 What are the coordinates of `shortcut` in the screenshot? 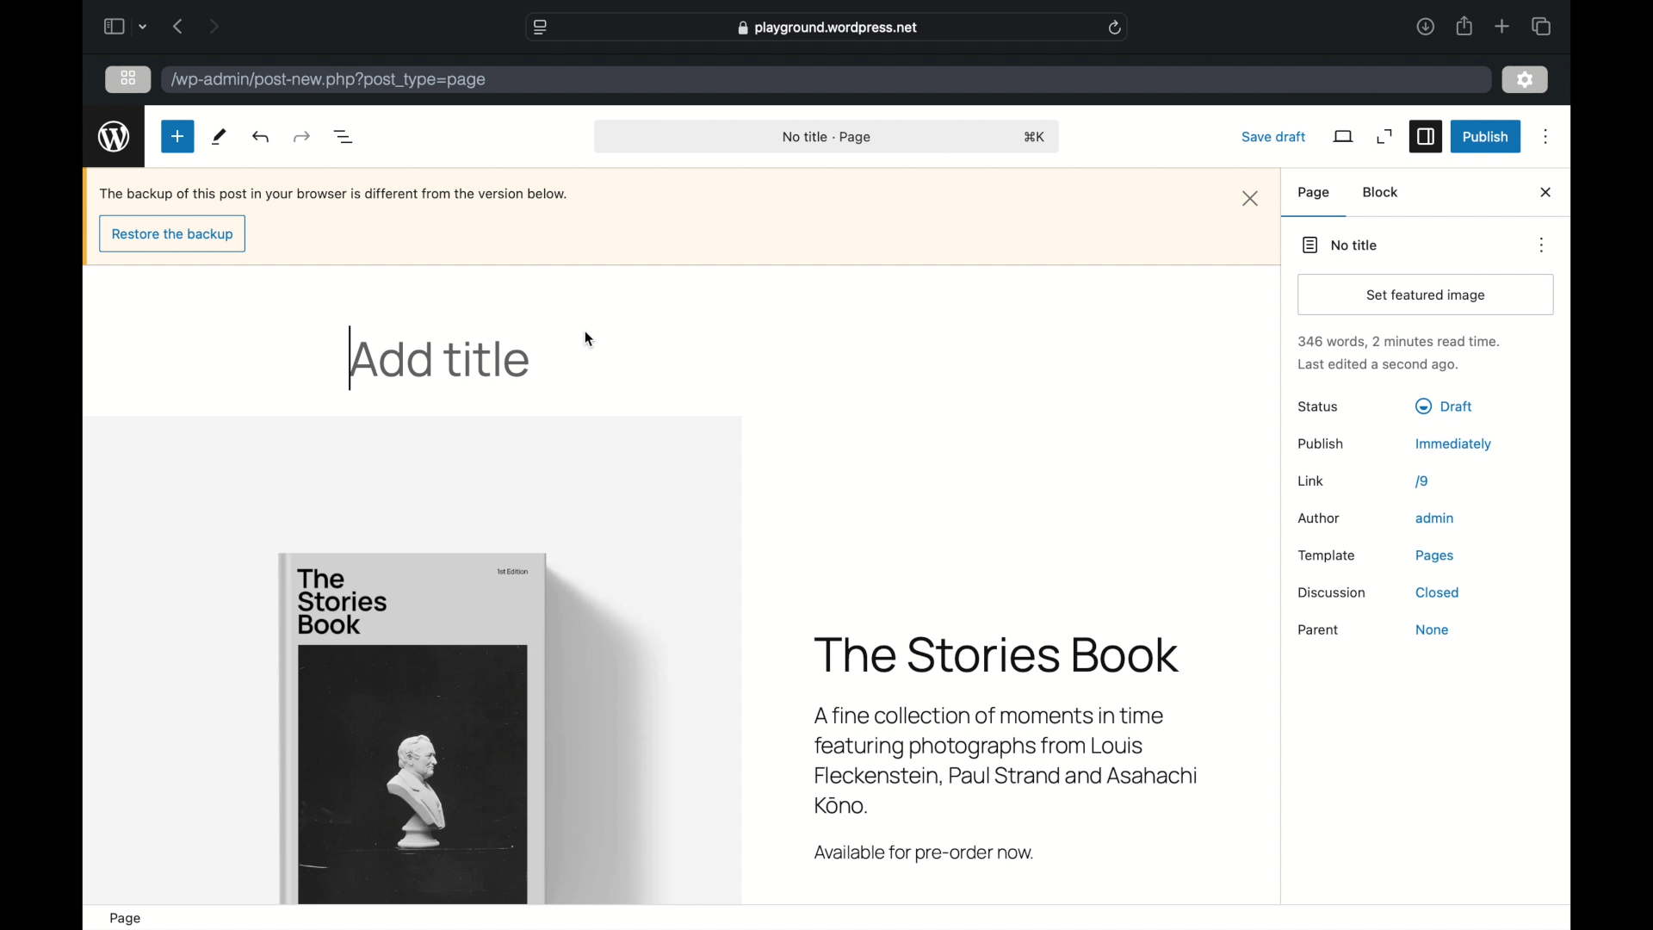 It's located at (1037, 138).